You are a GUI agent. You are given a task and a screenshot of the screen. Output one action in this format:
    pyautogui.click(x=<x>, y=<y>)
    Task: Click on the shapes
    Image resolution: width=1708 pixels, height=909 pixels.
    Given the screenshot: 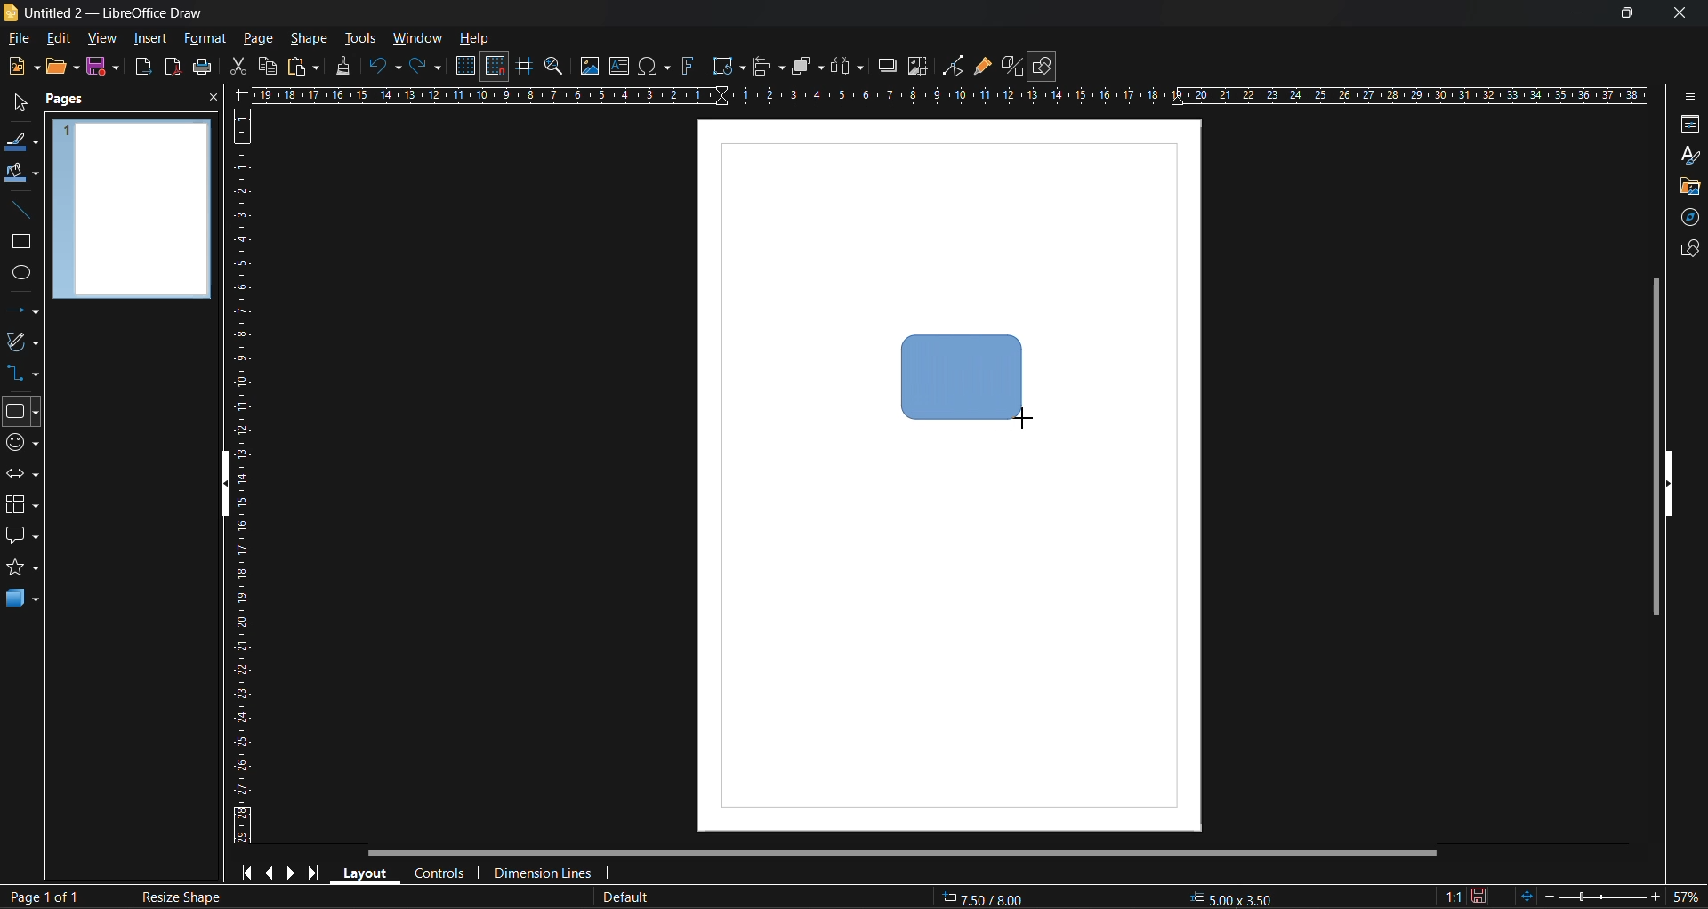 What is the action you would take?
    pyautogui.click(x=1688, y=248)
    